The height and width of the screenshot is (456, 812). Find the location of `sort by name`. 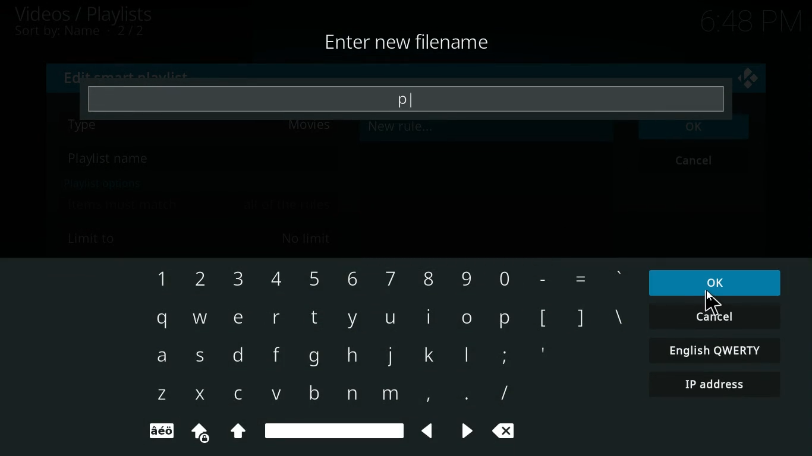

sort by name is located at coordinates (86, 33).